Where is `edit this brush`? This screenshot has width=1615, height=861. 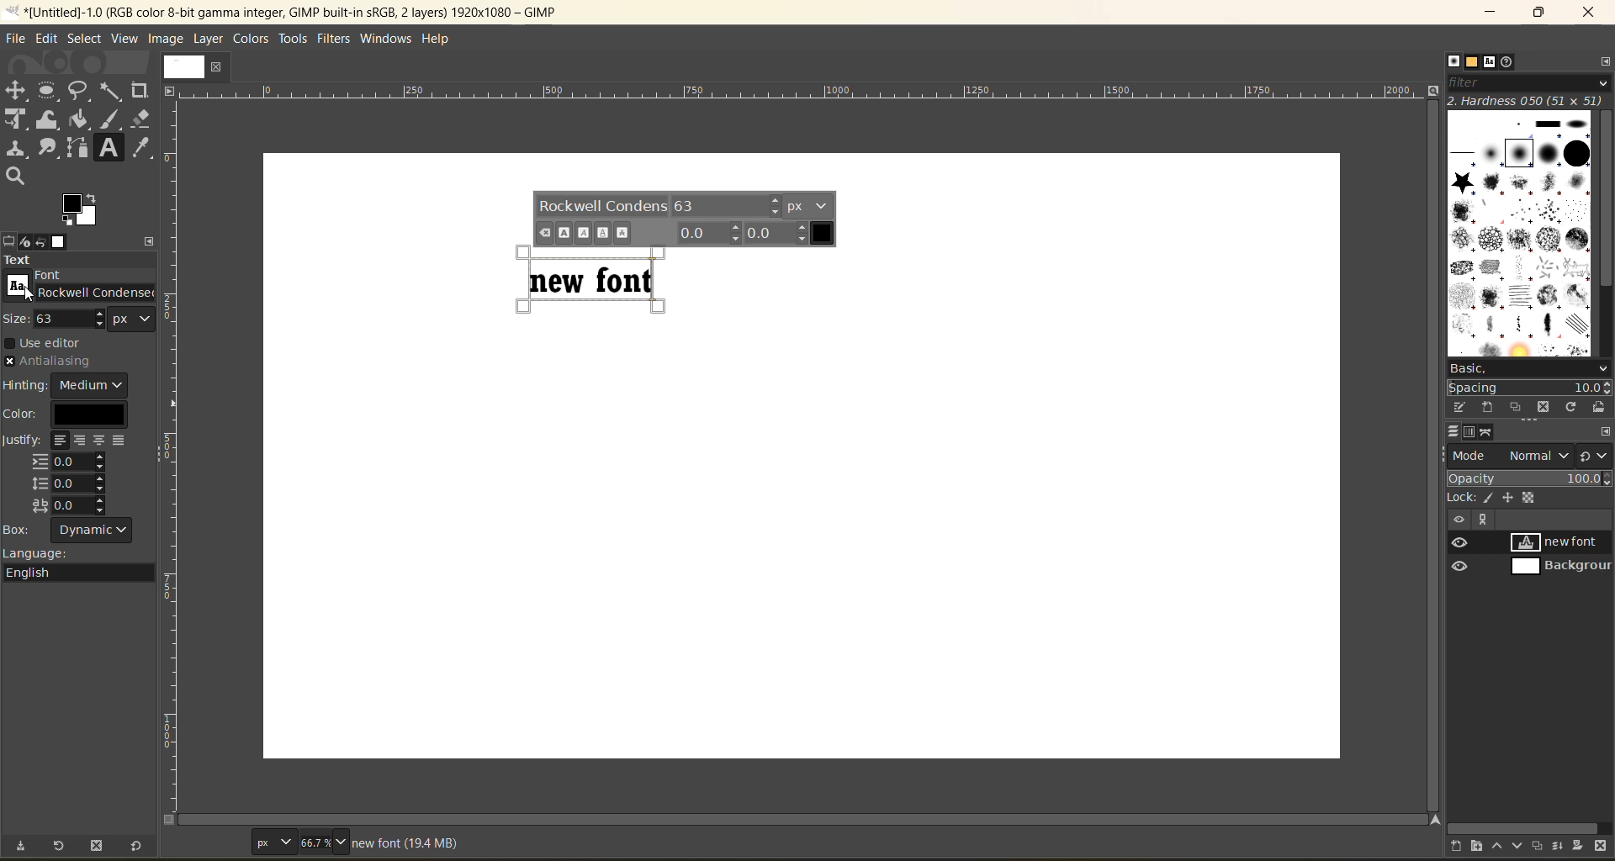
edit this brush is located at coordinates (1459, 407).